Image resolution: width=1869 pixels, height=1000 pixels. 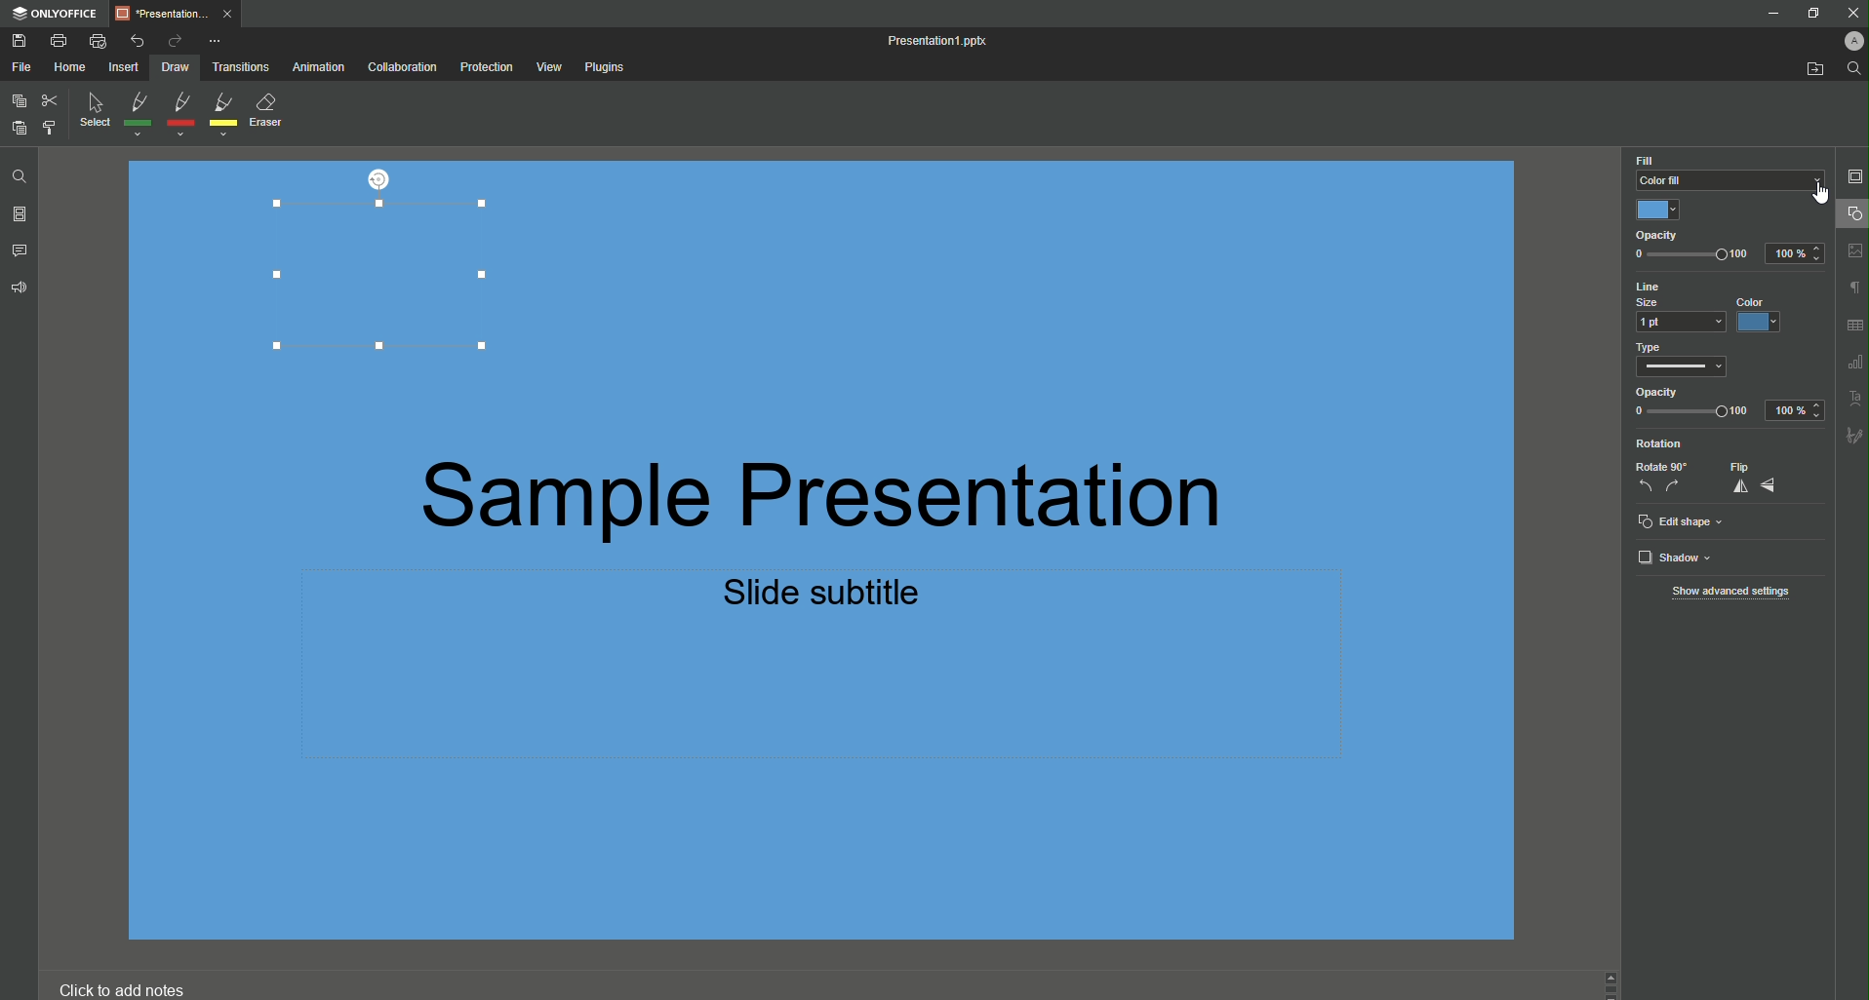 What do you see at coordinates (1660, 445) in the screenshot?
I see `Rotation` at bounding box center [1660, 445].